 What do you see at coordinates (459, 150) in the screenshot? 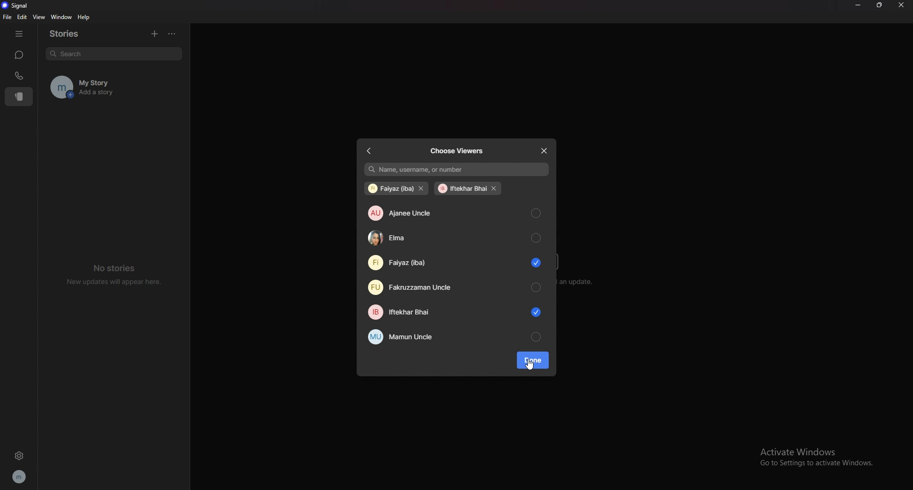
I see `choose viewers` at bounding box center [459, 150].